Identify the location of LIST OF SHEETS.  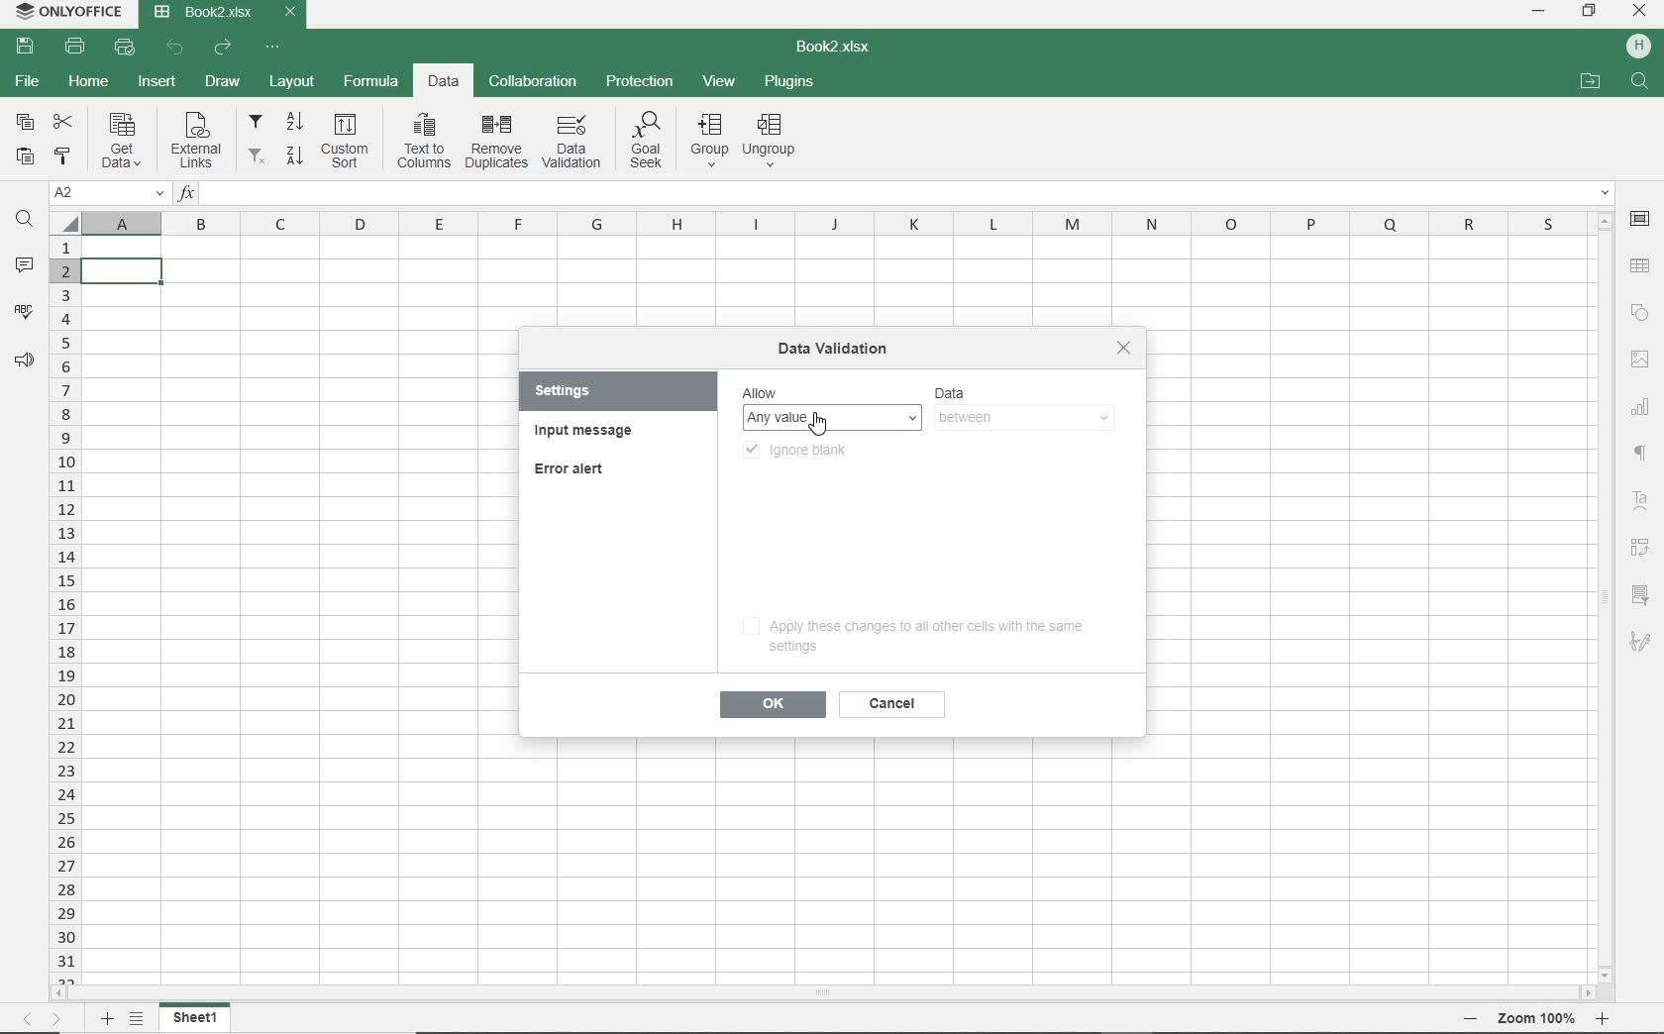
(141, 1020).